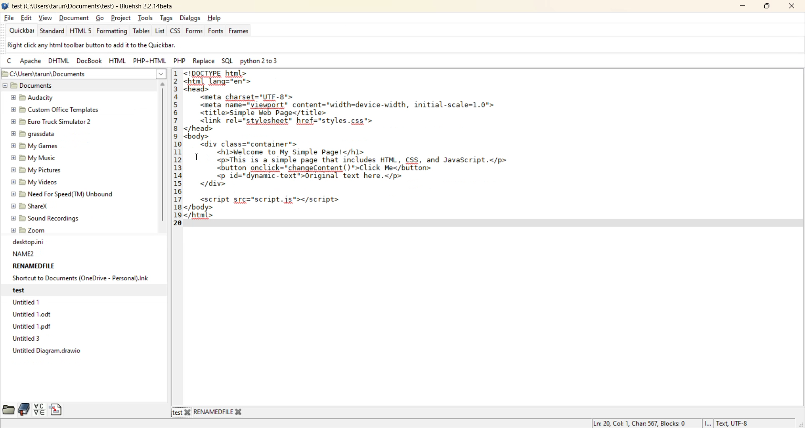 The height and width of the screenshot is (428, 805). I want to click on dialogs, so click(190, 18).